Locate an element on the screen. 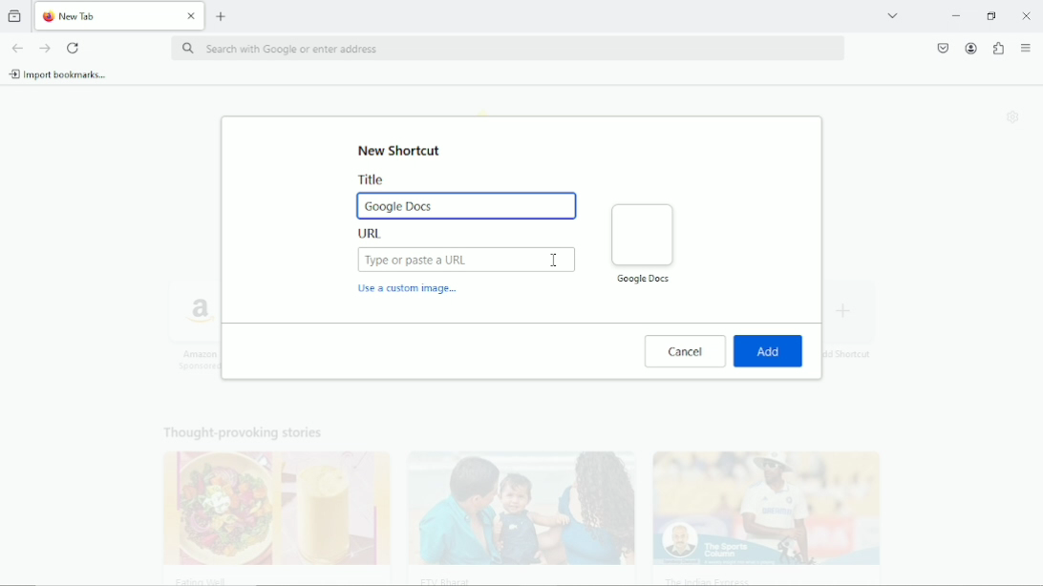 This screenshot has height=586, width=1043. Thought provoking stories is located at coordinates (510, 499).